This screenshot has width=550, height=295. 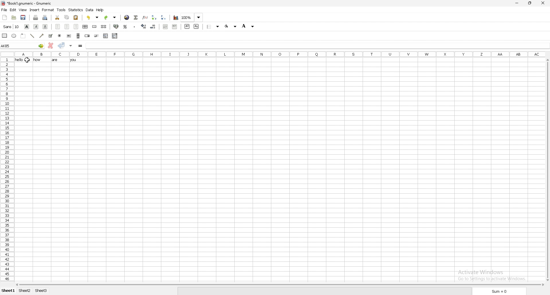 I want to click on left align, so click(x=58, y=27).